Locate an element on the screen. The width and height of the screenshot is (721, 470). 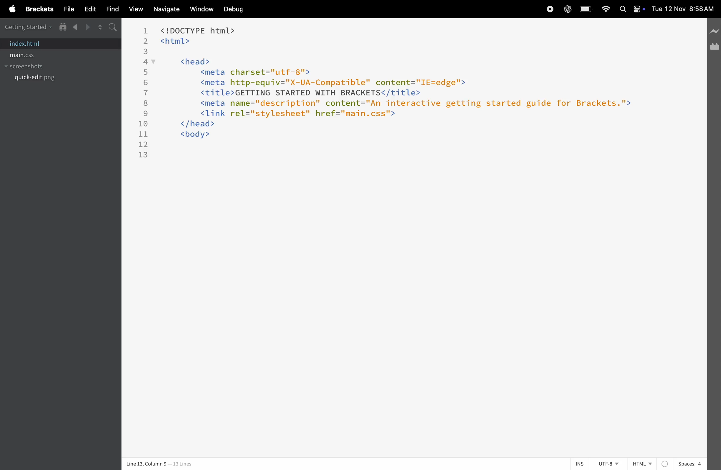
window is located at coordinates (200, 9).